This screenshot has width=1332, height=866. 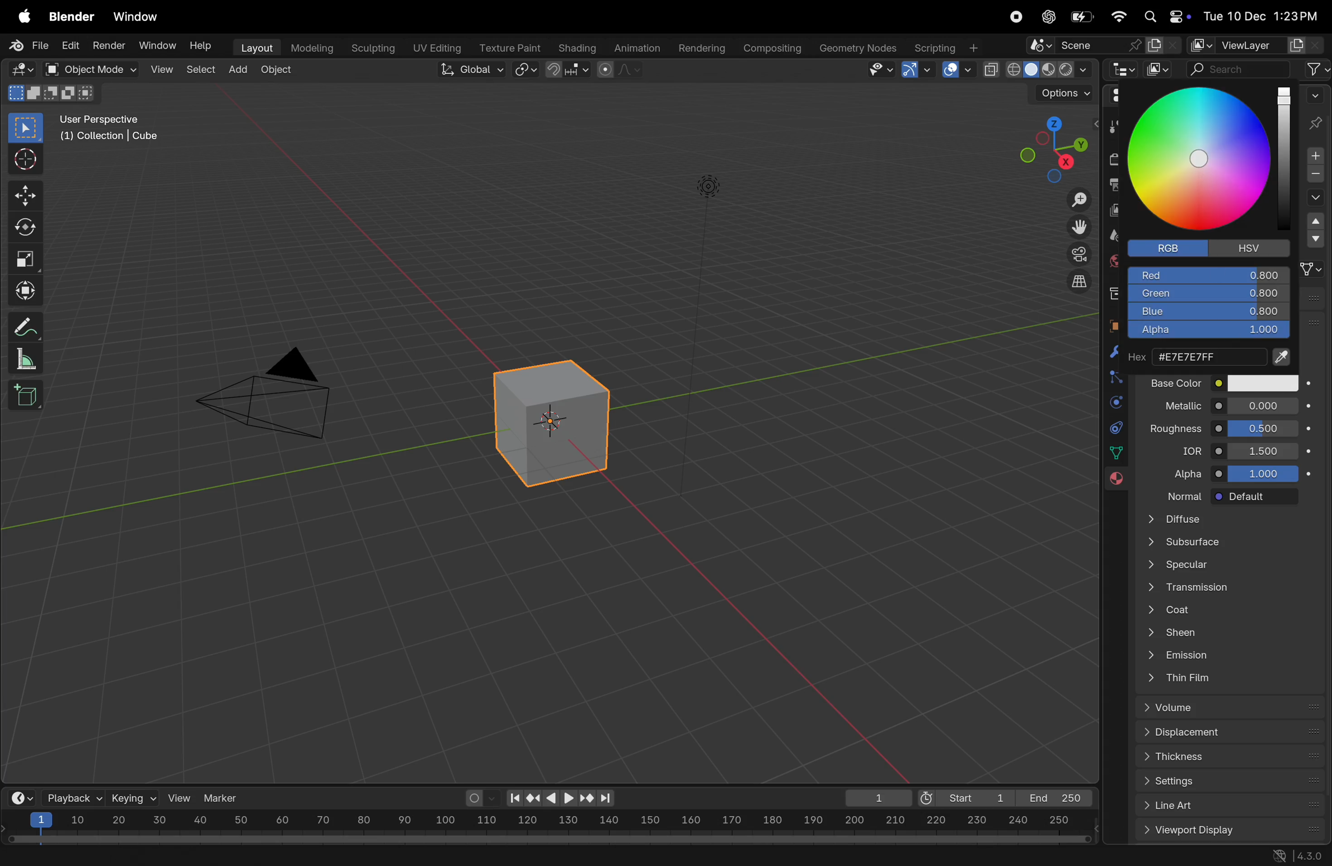 I want to click on output, so click(x=1110, y=185).